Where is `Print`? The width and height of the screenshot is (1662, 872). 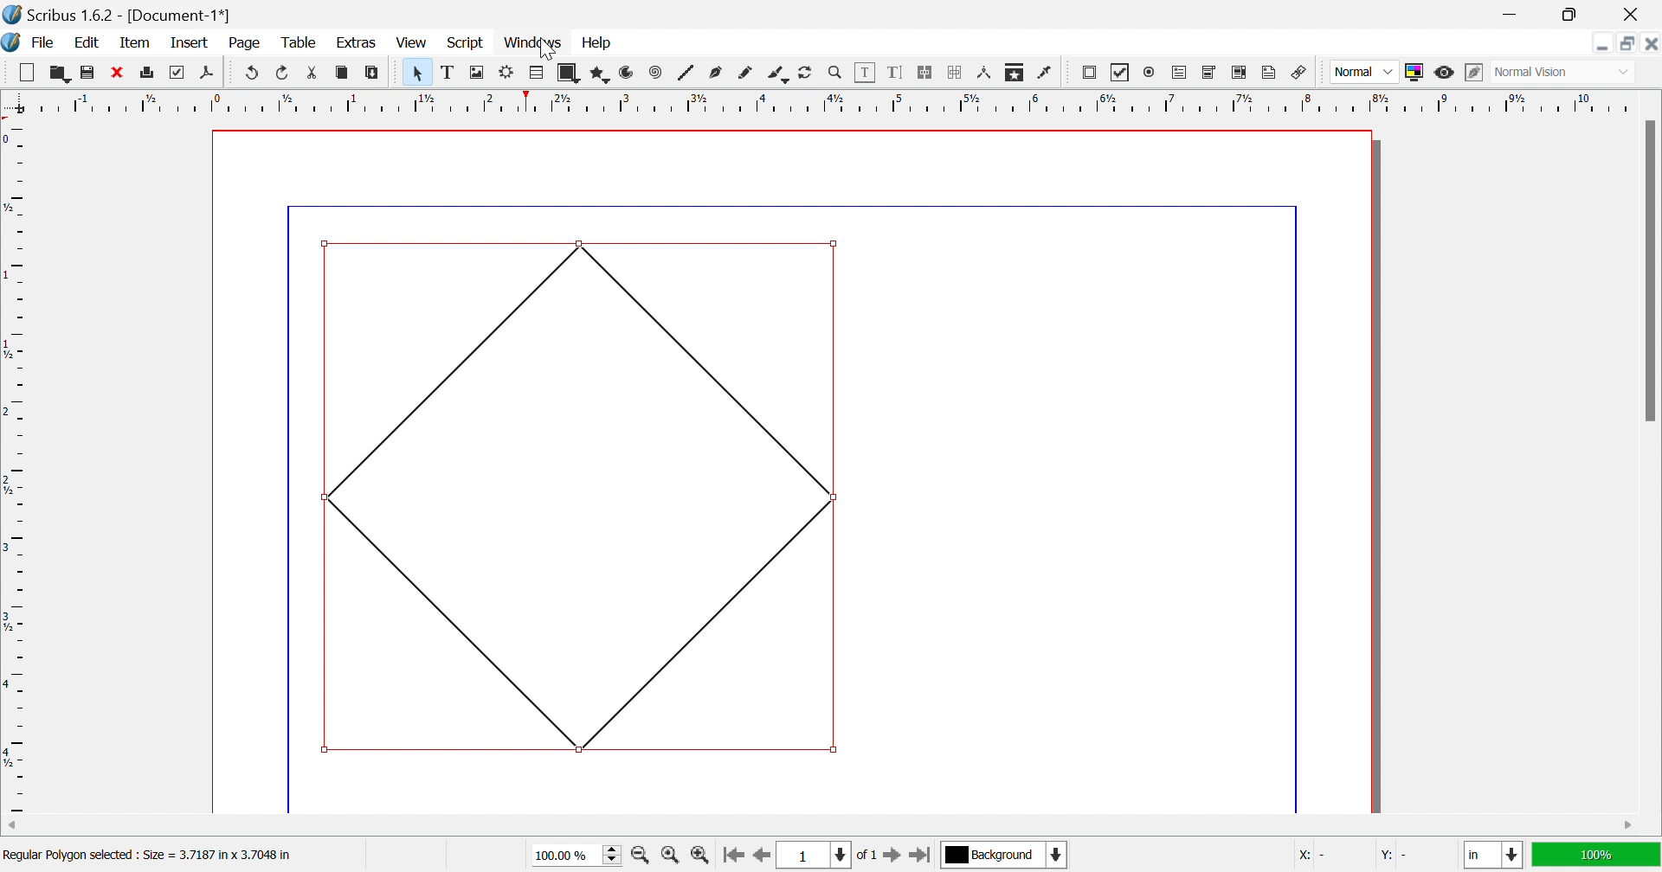
Print is located at coordinates (149, 73).